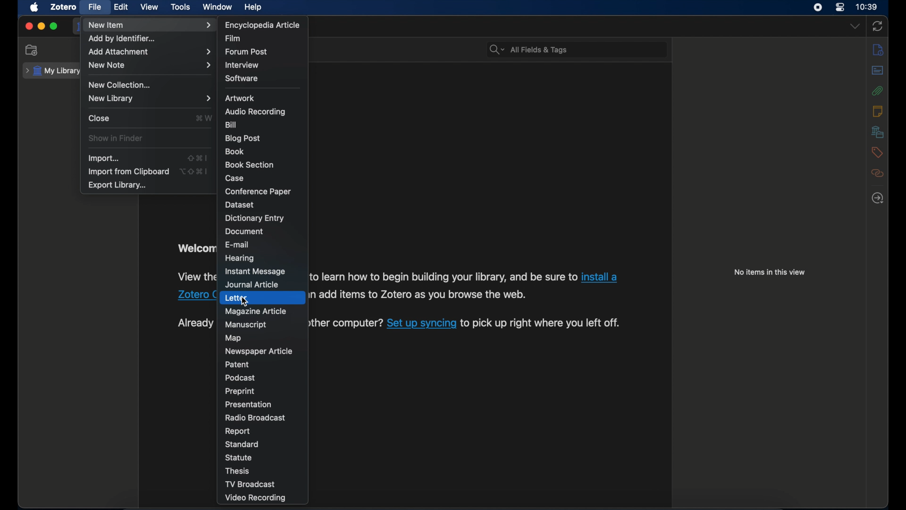  What do you see at coordinates (33, 51) in the screenshot?
I see `new collection` at bounding box center [33, 51].